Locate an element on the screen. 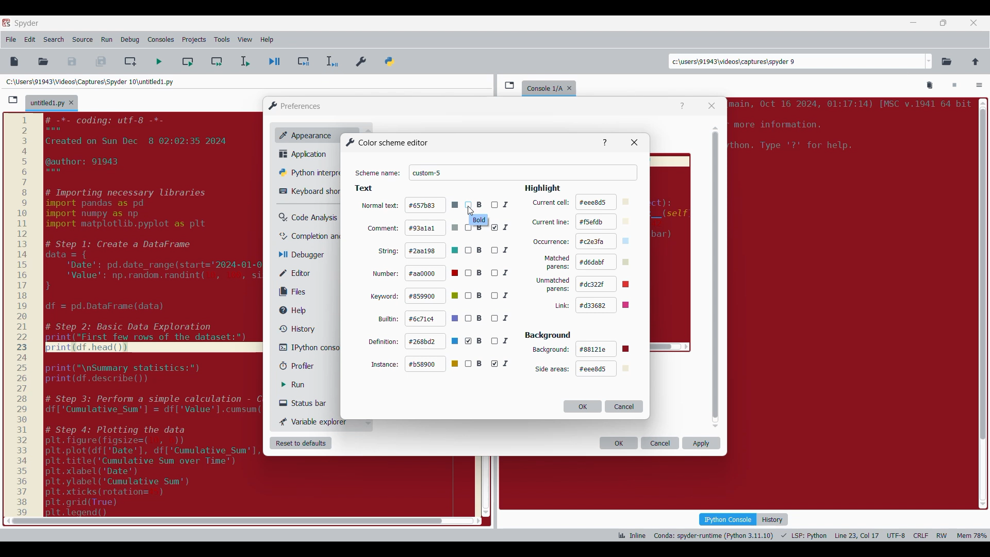  link is located at coordinates (561, 306).